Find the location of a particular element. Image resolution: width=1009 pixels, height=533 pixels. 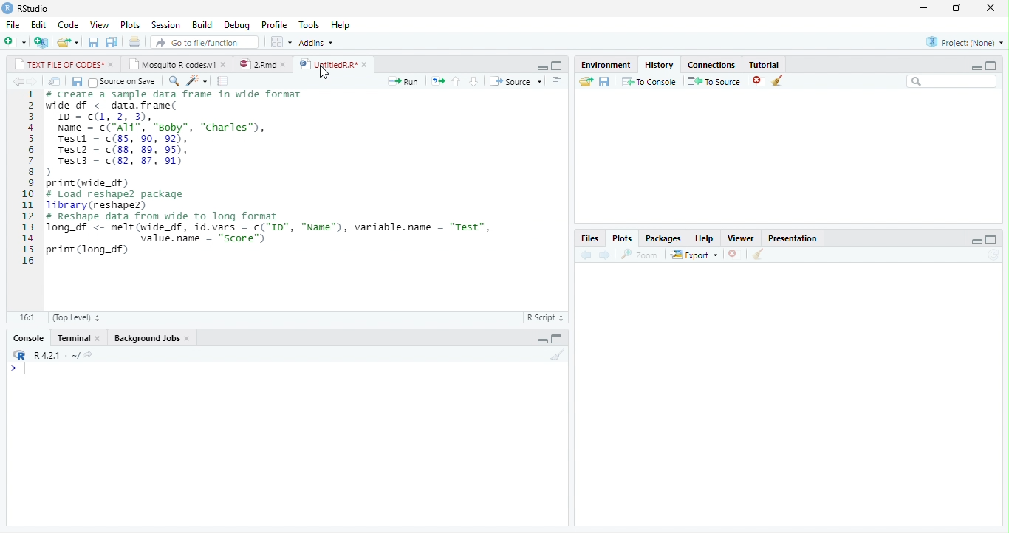

TEXT FILE OF CODES is located at coordinates (58, 63).